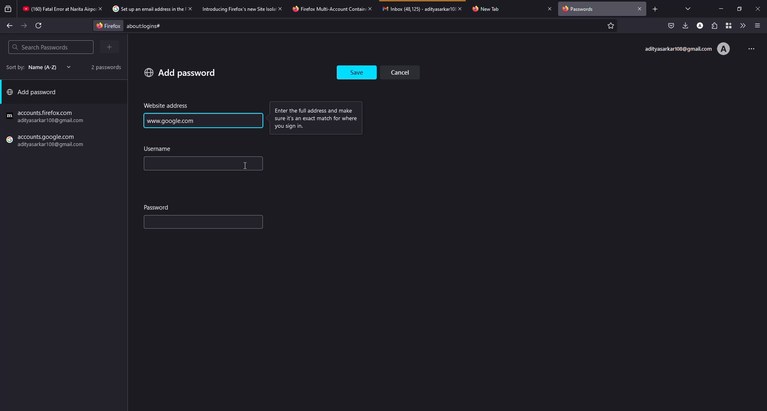 The height and width of the screenshot is (411, 767). What do you see at coordinates (281, 8) in the screenshot?
I see `close` at bounding box center [281, 8].